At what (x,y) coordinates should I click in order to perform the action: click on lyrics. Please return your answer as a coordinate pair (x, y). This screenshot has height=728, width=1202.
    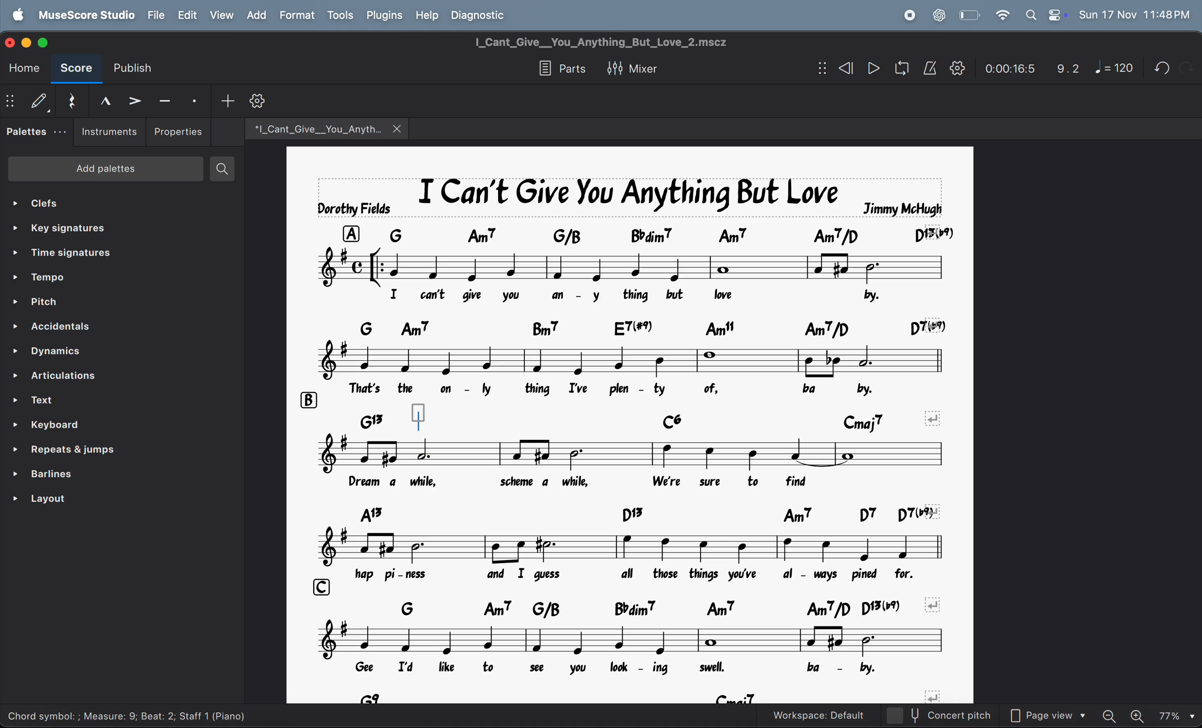
    Looking at the image, I should click on (628, 295).